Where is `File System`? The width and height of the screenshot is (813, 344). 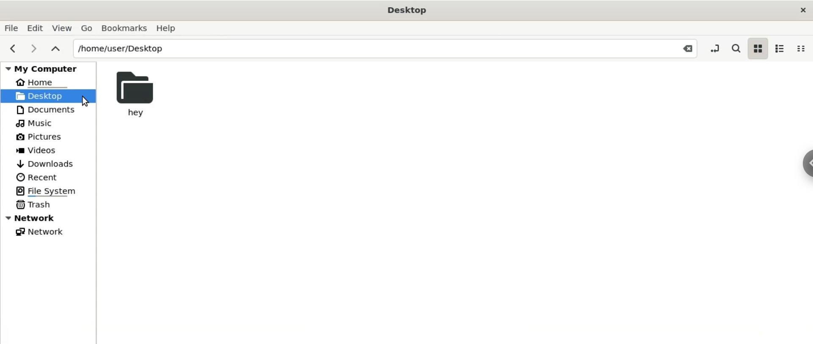
File System is located at coordinates (53, 192).